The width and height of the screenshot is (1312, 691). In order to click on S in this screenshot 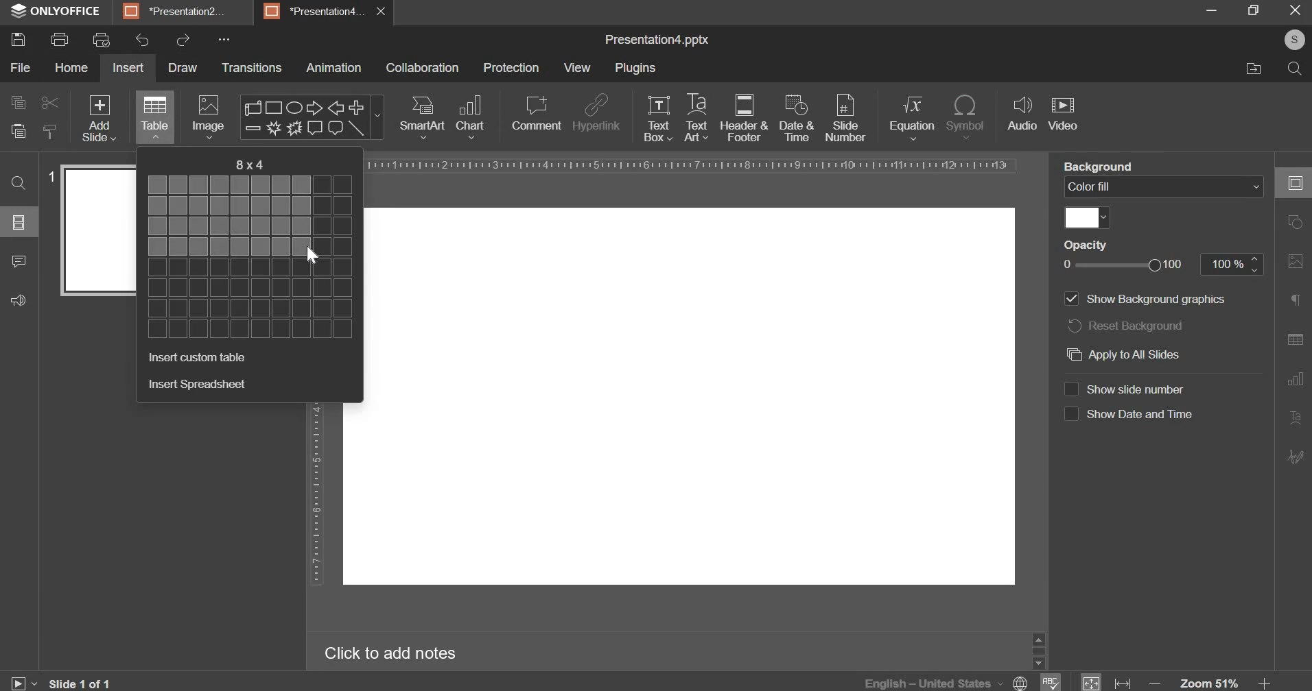, I will do `click(1296, 40)`.